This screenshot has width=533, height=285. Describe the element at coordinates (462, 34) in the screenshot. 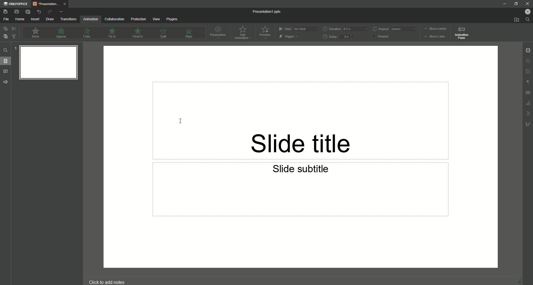

I see `Animation Pane` at that location.